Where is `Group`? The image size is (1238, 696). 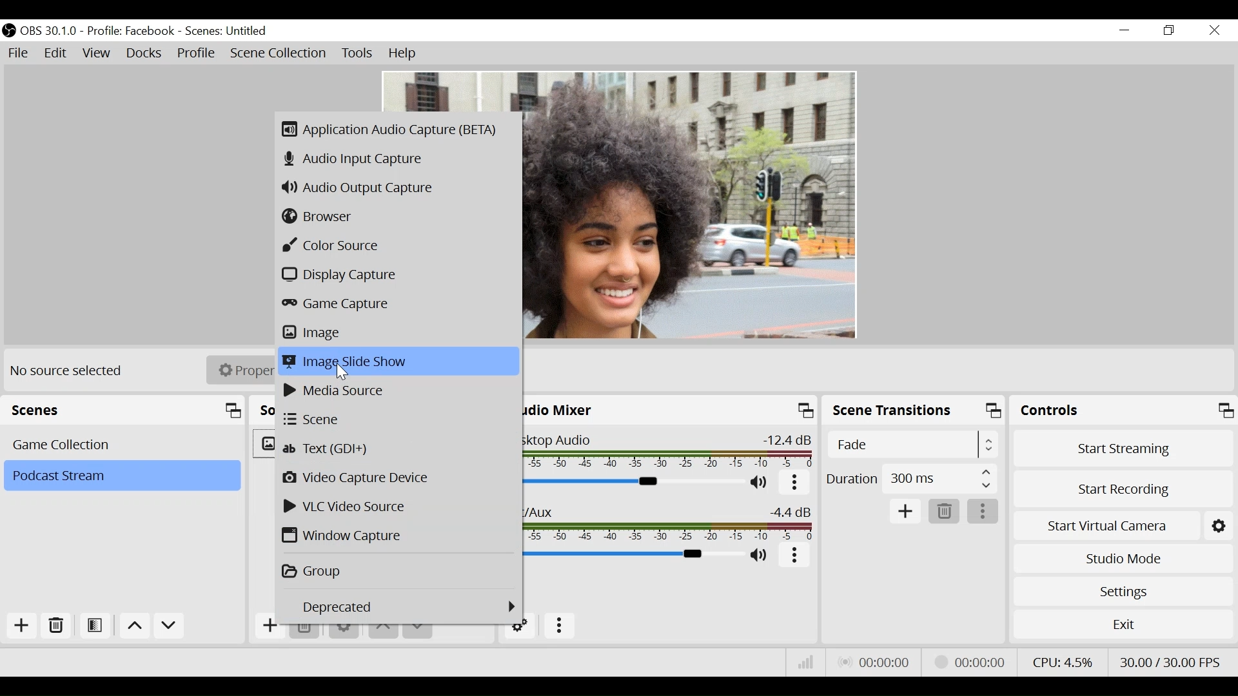
Group is located at coordinates (398, 569).